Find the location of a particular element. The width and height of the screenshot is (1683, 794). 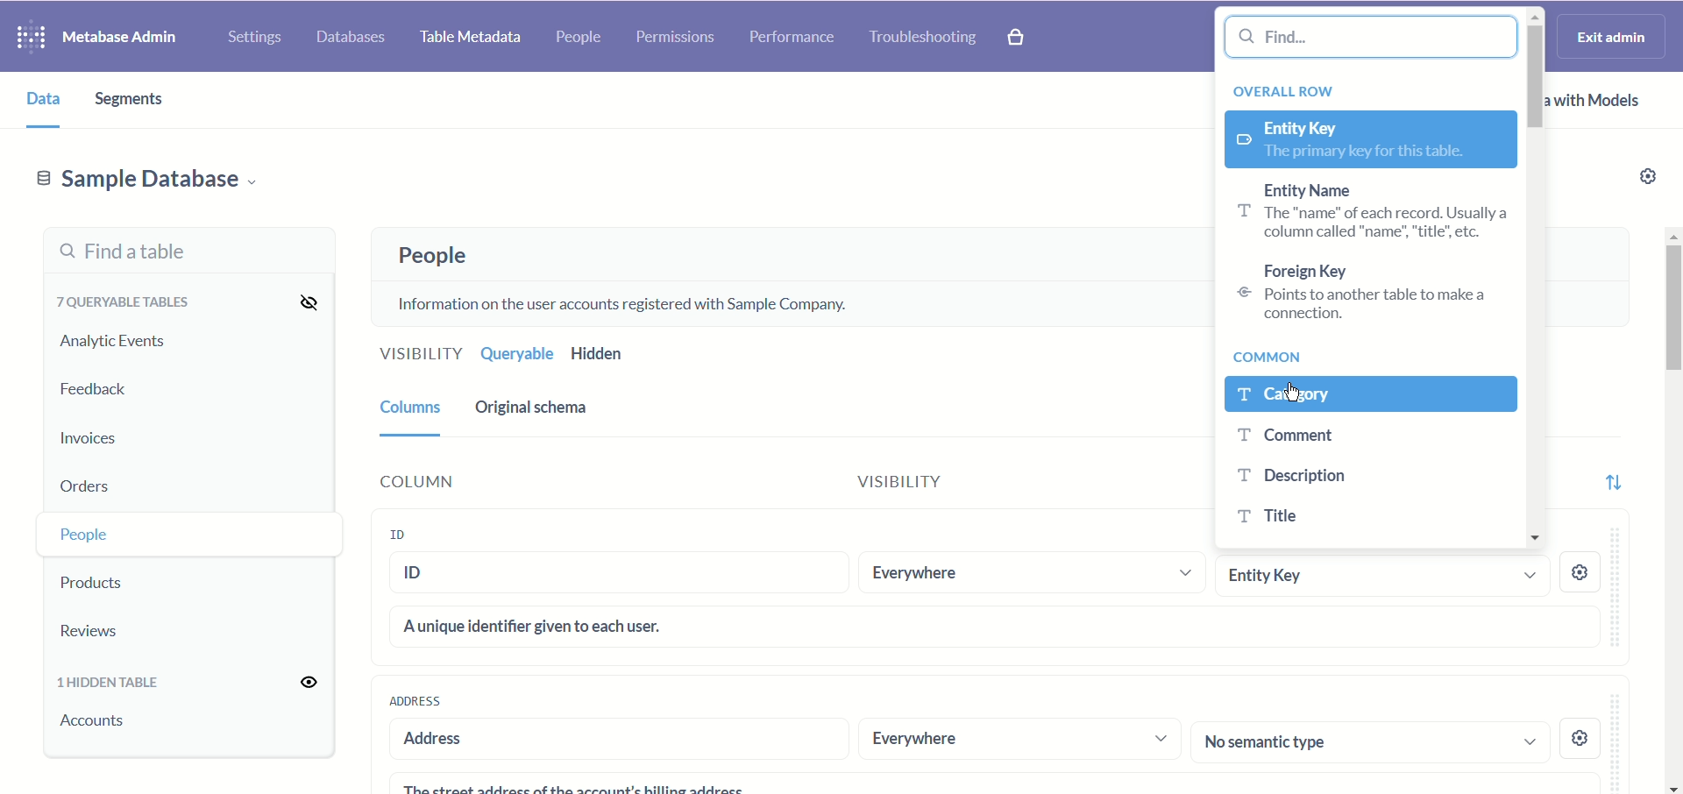

Table Metadata is located at coordinates (472, 39).